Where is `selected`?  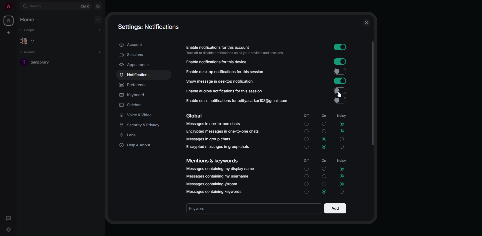 selected is located at coordinates (341, 131).